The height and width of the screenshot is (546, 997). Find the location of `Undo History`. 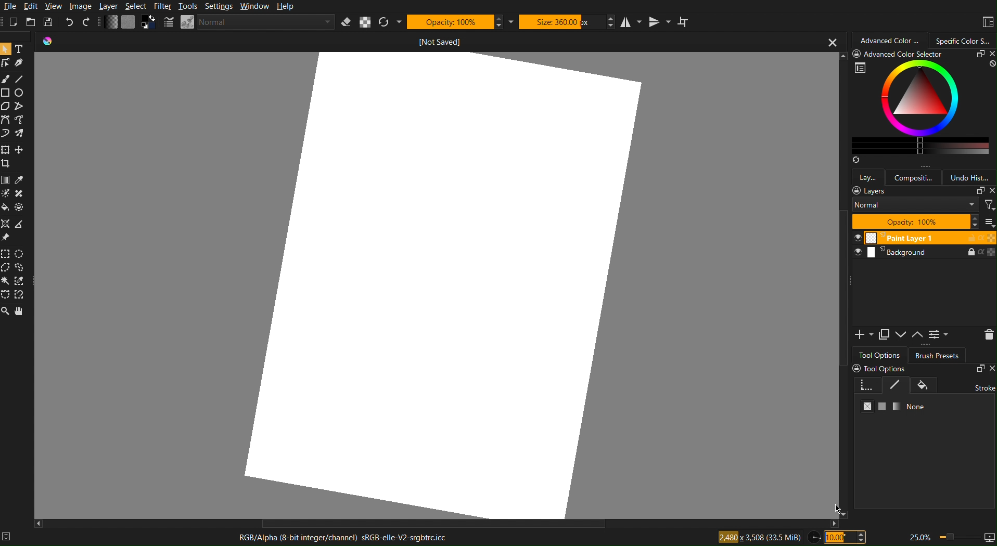

Undo History is located at coordinates (972, 177).